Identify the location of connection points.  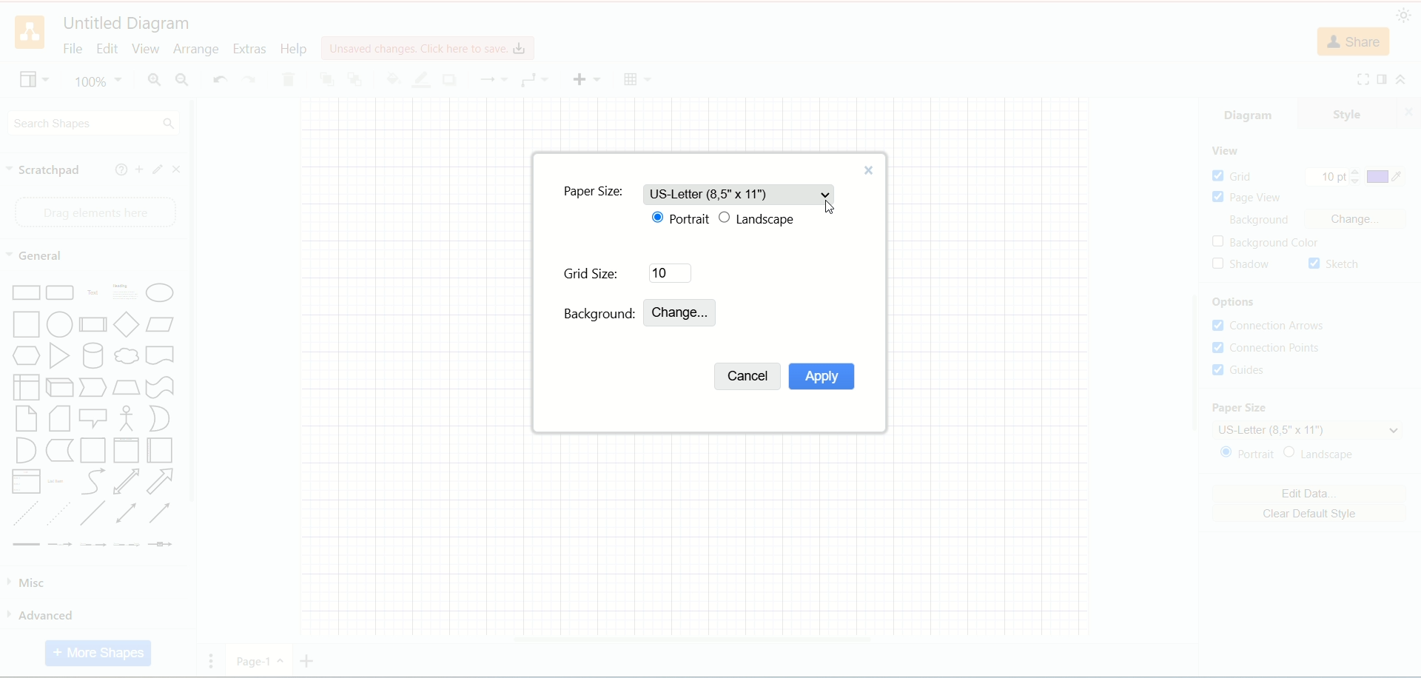
(1266, 347).